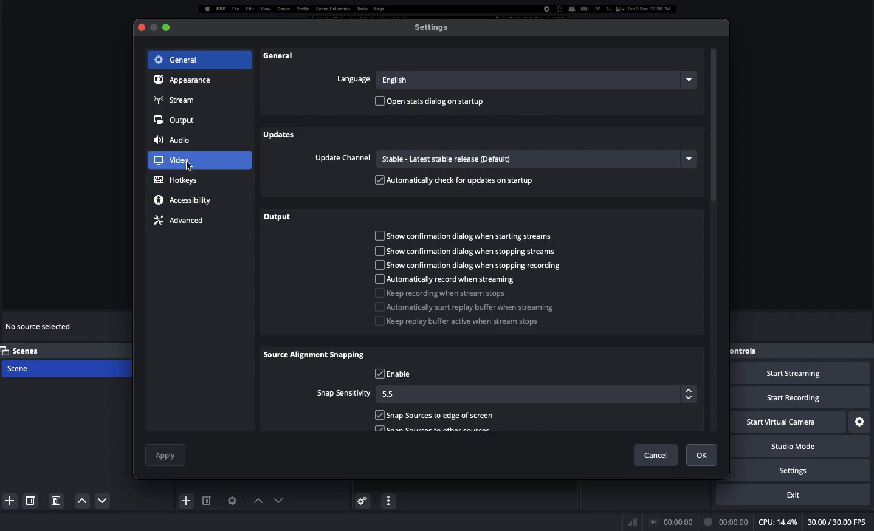  Describe the element at coordinates (79, 501) in the screenshot. I see `Down` at that location.